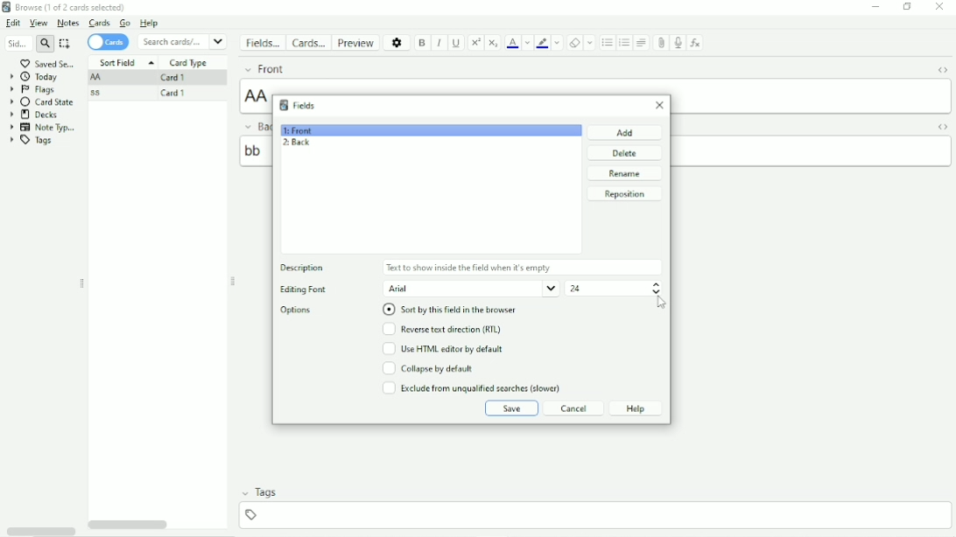 The width and height of the screenshot is (956, 537). What do you see at coordinates (643, 43) in the screenshot?
I see `Alignment` at bounding box center [643, 43].